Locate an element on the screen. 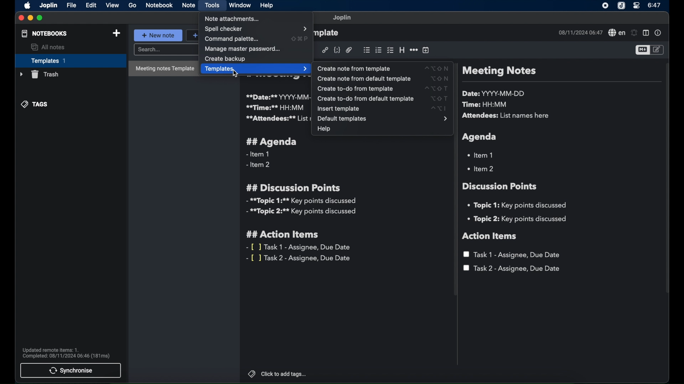 This screenshot has height=384, width=684. toggle editor is located at coordinates (657, 50).